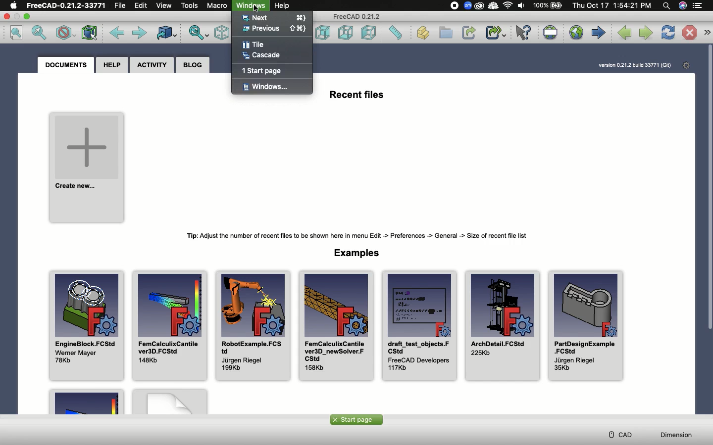 This screenshot has height=445, width=713. I want to click on Create new, so click(87, 167).